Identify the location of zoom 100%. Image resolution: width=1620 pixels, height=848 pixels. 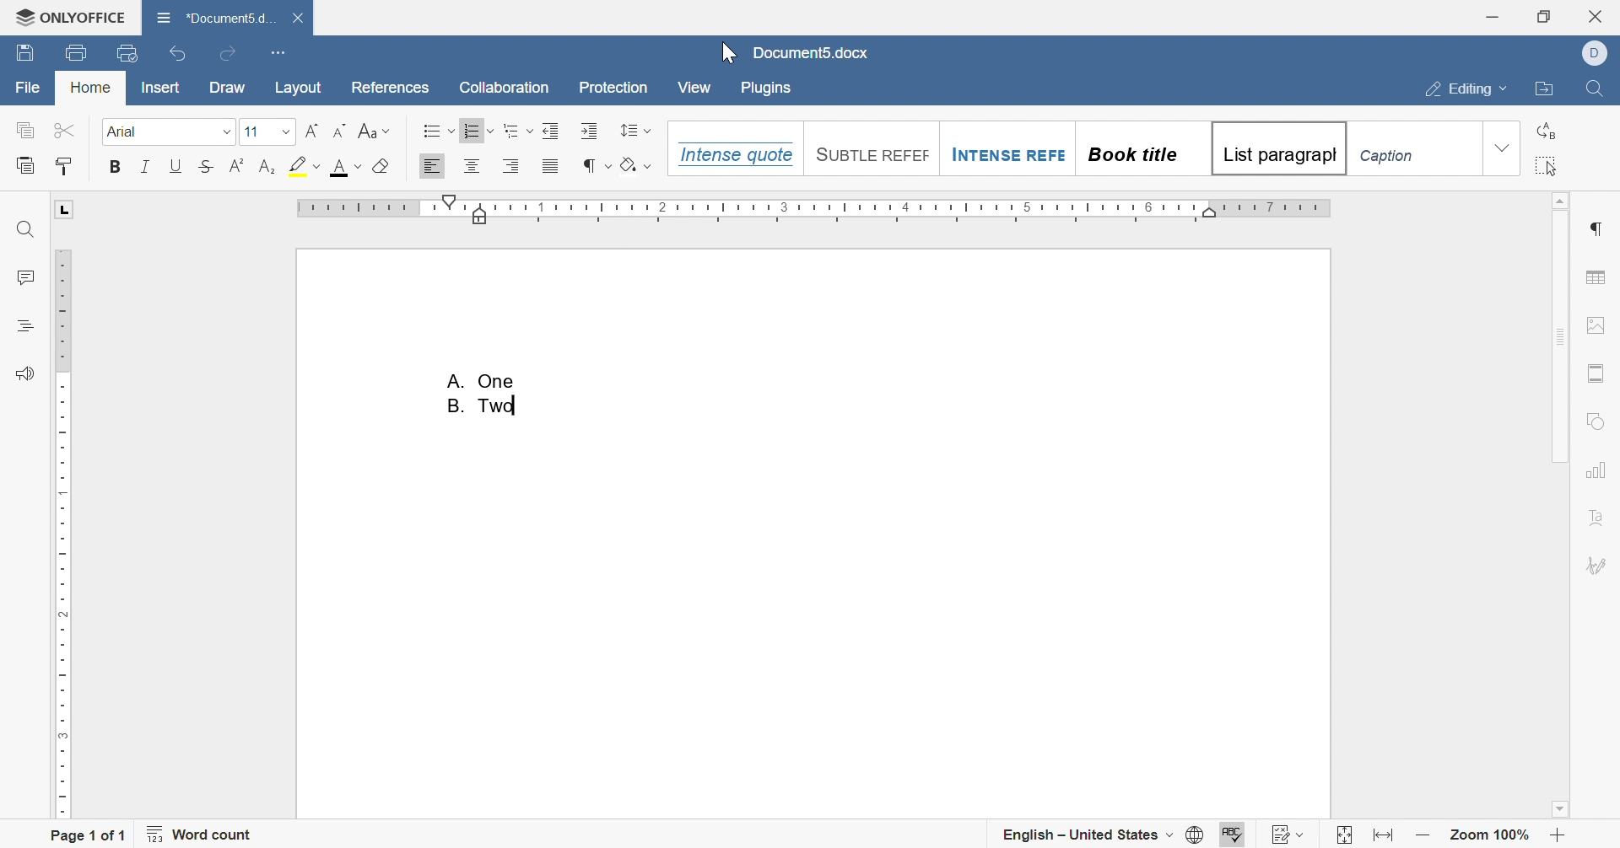
(1492, 835).